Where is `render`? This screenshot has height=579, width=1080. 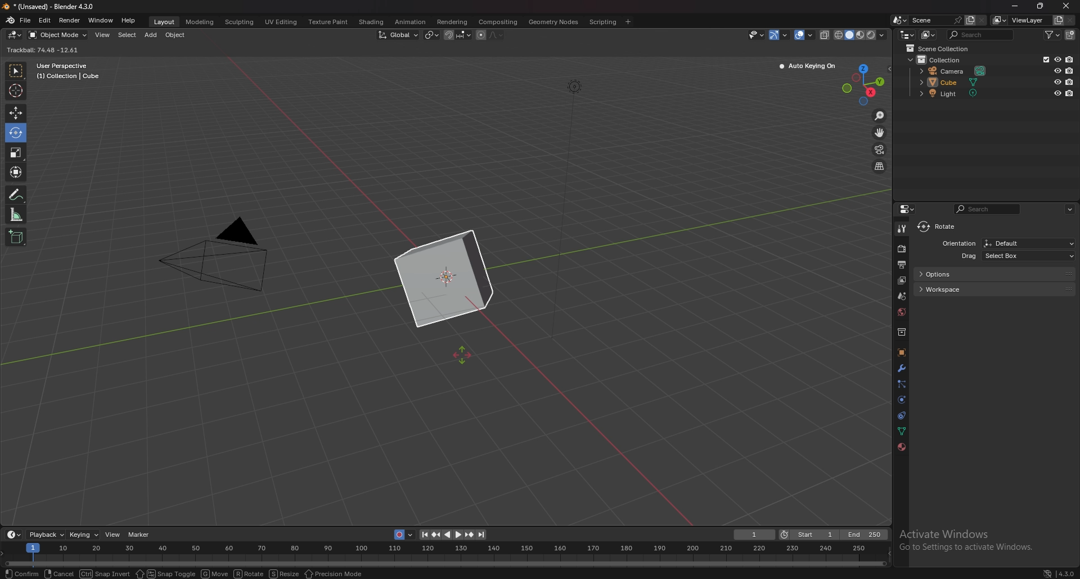 render is located at coordinates (69, 20).